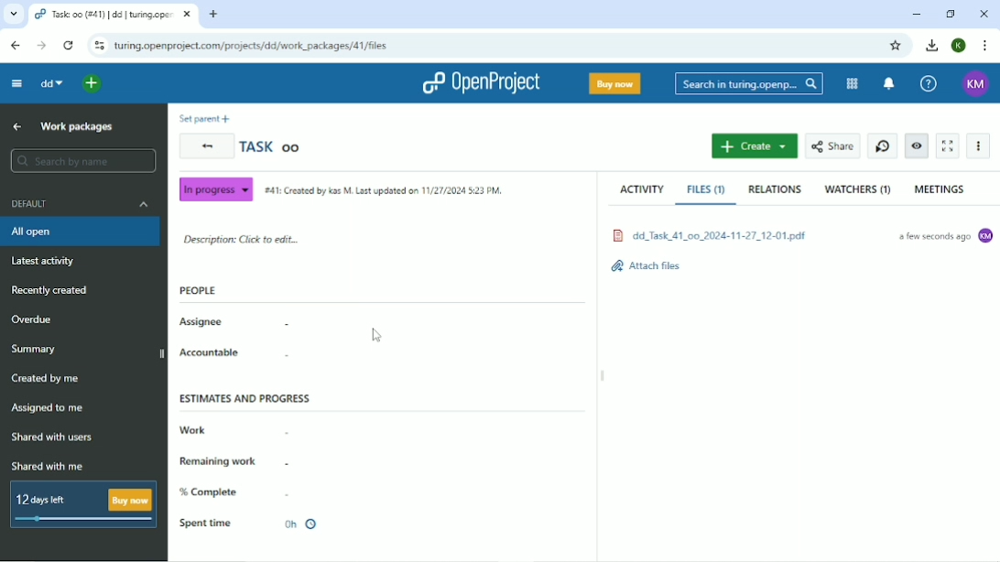 The image size is (1000, 562). I want to click on Search, so click(748, 82).